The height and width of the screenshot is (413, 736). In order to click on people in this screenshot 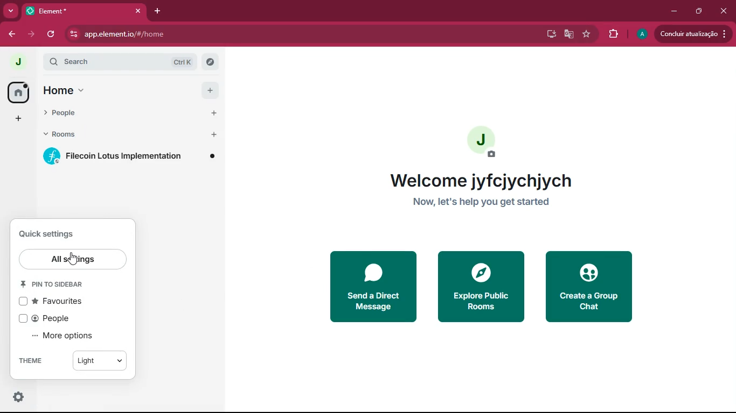, I will do `click(129, 115)`.